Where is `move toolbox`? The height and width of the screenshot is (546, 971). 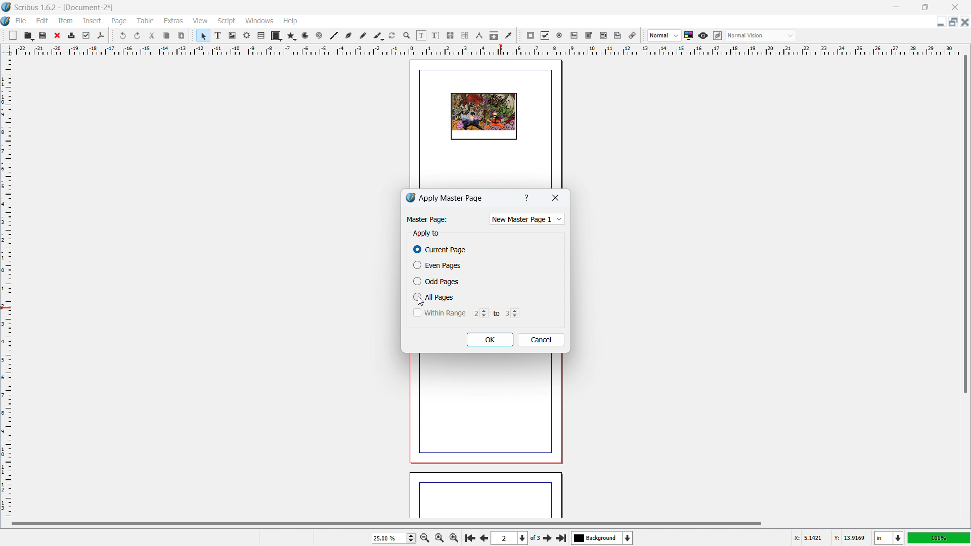
move toolbox is located at coordinates (112, 35).